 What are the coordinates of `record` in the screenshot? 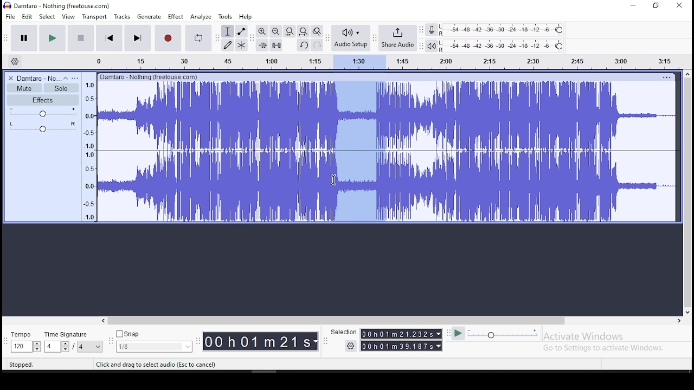 It's located at (167, 38).